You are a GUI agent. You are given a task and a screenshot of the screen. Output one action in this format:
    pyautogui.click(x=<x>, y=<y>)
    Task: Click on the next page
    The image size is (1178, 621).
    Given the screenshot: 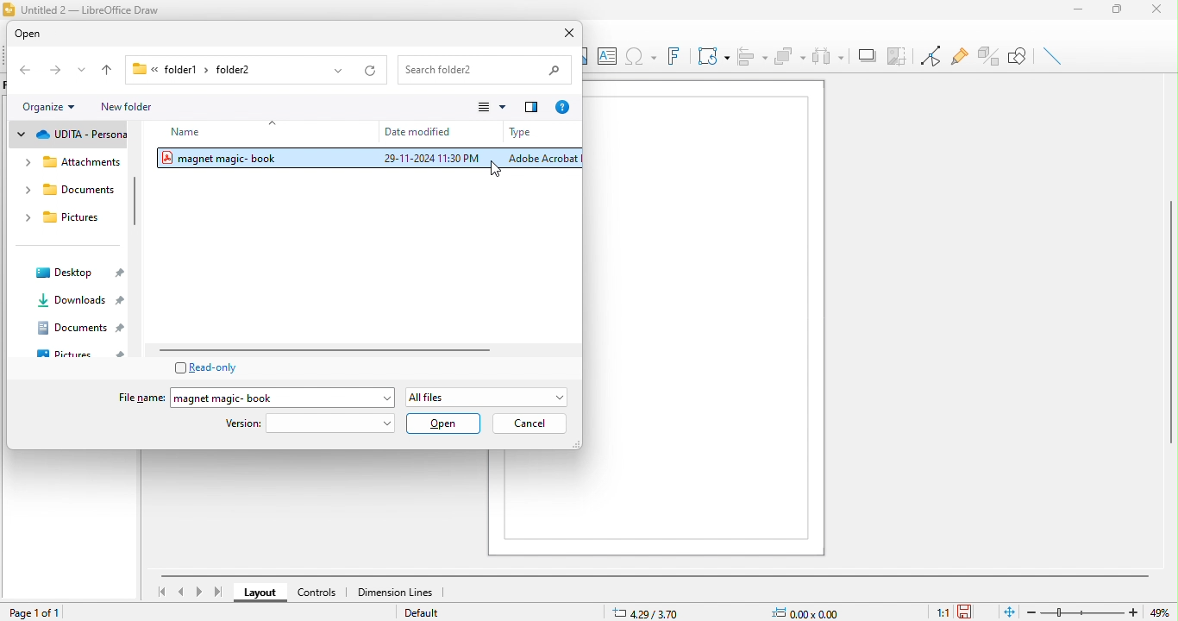 What is the action you would take?
    pyautogui.click(x=199, y=593)
    